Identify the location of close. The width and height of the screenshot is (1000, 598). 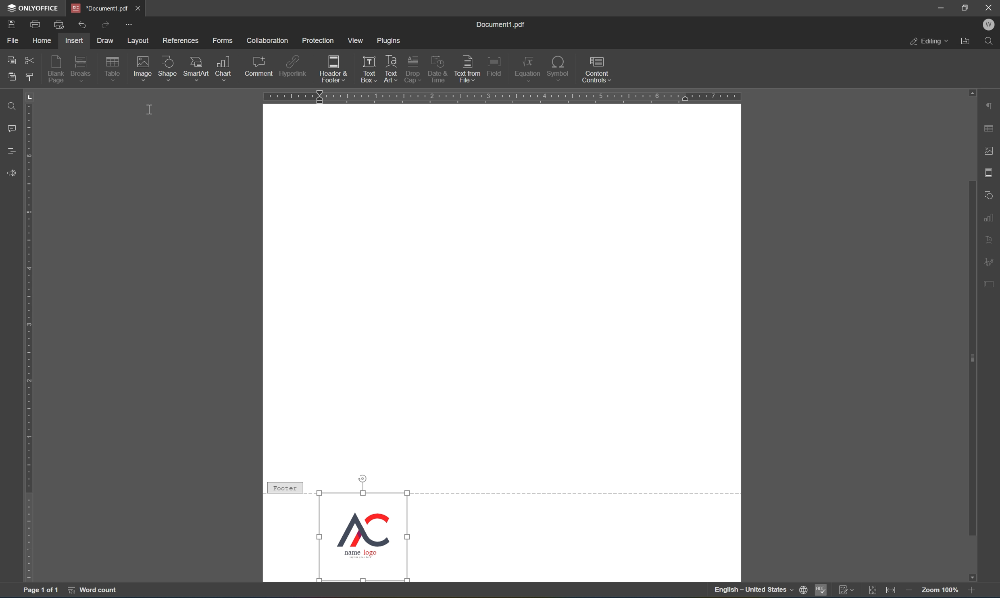
(144, 10).